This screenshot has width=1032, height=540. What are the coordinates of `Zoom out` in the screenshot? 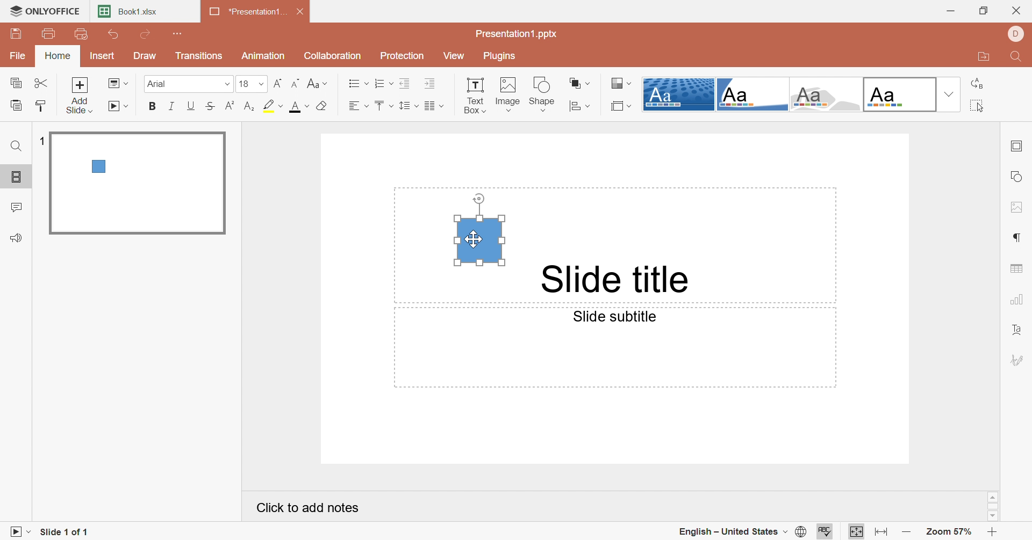 It's located at (907, 530).